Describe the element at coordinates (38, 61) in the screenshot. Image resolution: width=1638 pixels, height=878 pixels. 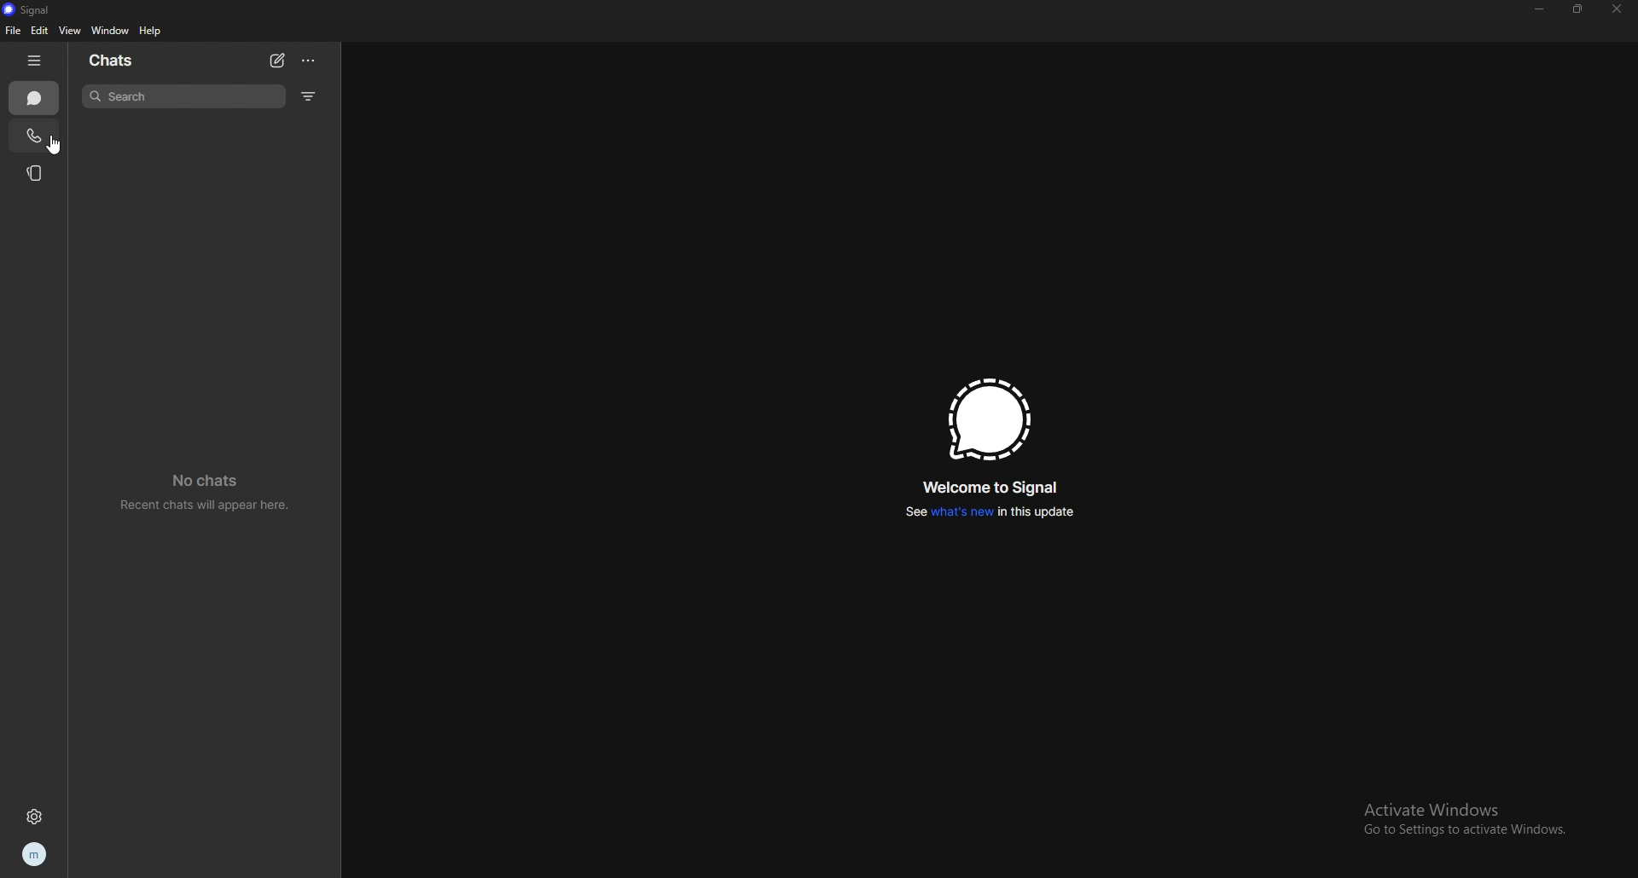
I see `hide tab` at that location.